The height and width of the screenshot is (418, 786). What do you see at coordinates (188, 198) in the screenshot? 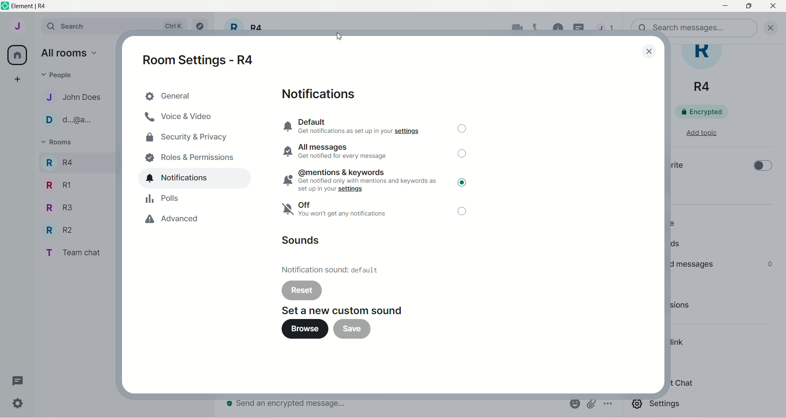
I see `Polls` at bounding box center [188, 198].